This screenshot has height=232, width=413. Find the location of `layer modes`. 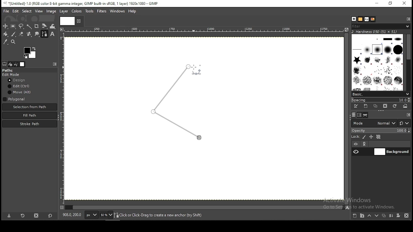

layer modes is located at coordinates (374, 123).